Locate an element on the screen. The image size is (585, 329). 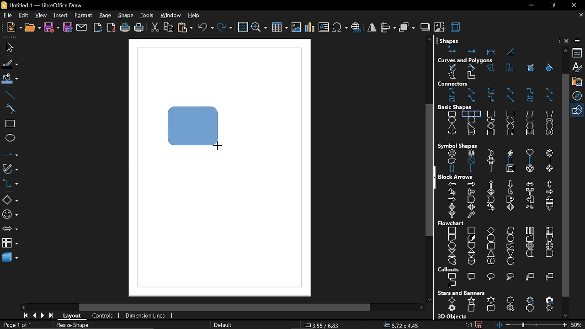
flowchart is located at coordinates (496, 246).